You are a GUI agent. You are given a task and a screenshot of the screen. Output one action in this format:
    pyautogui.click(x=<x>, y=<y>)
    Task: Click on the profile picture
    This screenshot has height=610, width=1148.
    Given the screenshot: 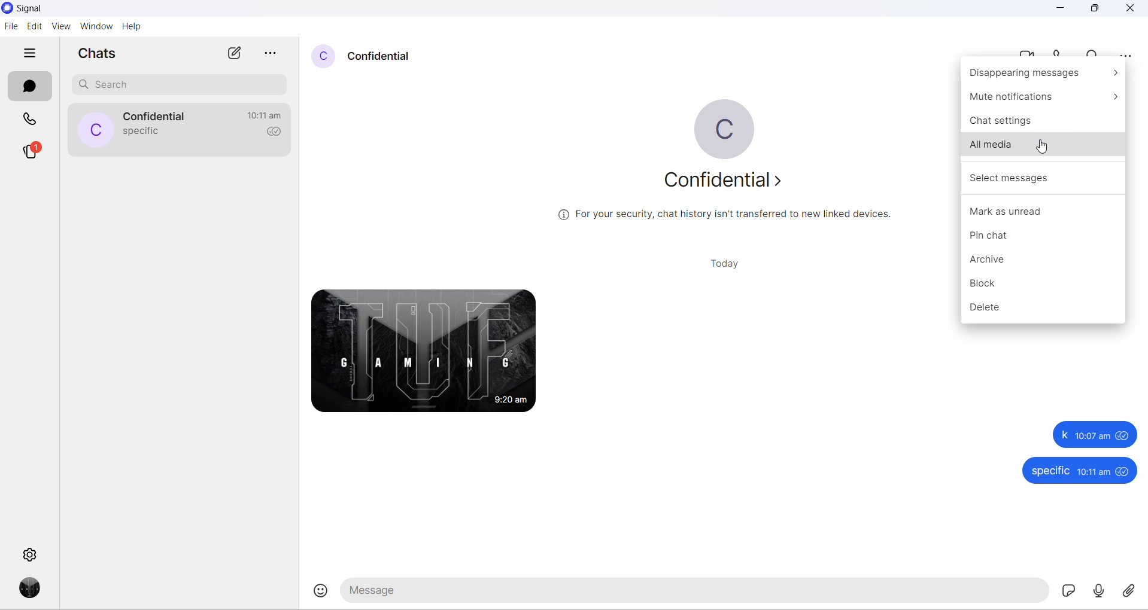 What is the action you would take?
    pyautogui.click(x=322, y=57)
    